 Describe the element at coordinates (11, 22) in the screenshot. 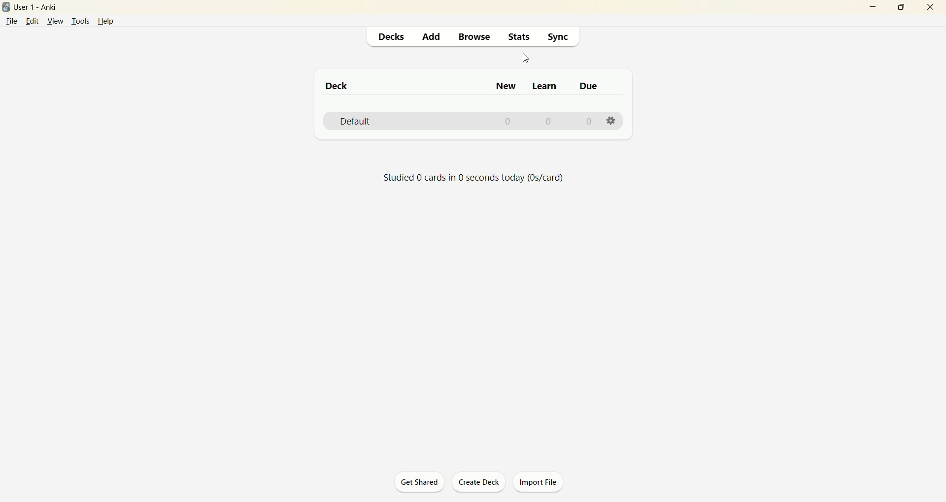

I see `file` at that location.